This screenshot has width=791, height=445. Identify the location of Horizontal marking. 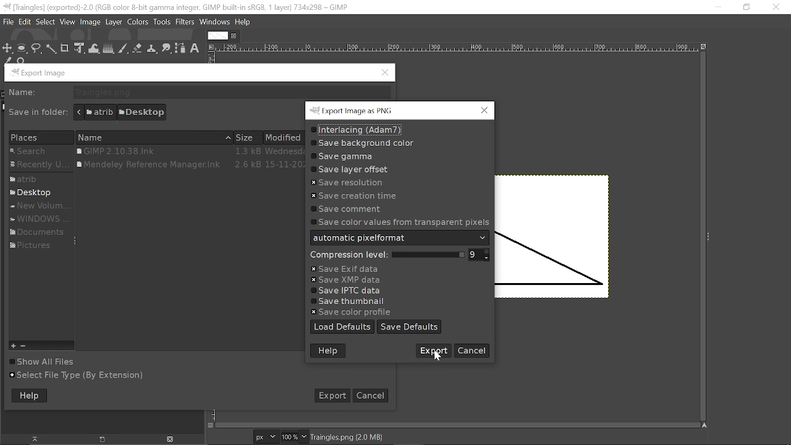
(456, 48).